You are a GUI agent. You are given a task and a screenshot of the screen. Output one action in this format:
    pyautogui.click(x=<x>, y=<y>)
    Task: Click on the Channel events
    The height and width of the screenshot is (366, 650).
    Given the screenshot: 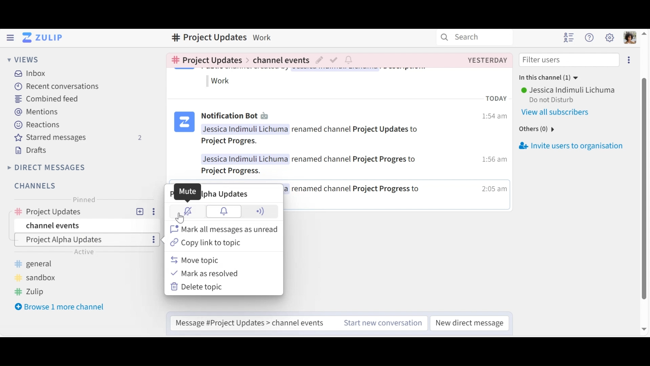 What is the action you would take?
    pyautogui.click(x=87, y=225)
    